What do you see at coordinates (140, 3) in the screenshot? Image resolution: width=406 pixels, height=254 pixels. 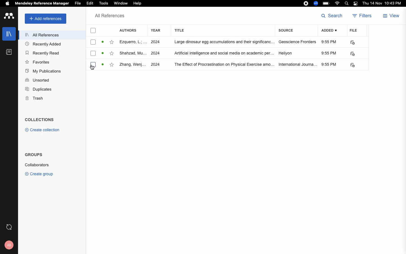 I see `Help` at bounding box center [140, 3].